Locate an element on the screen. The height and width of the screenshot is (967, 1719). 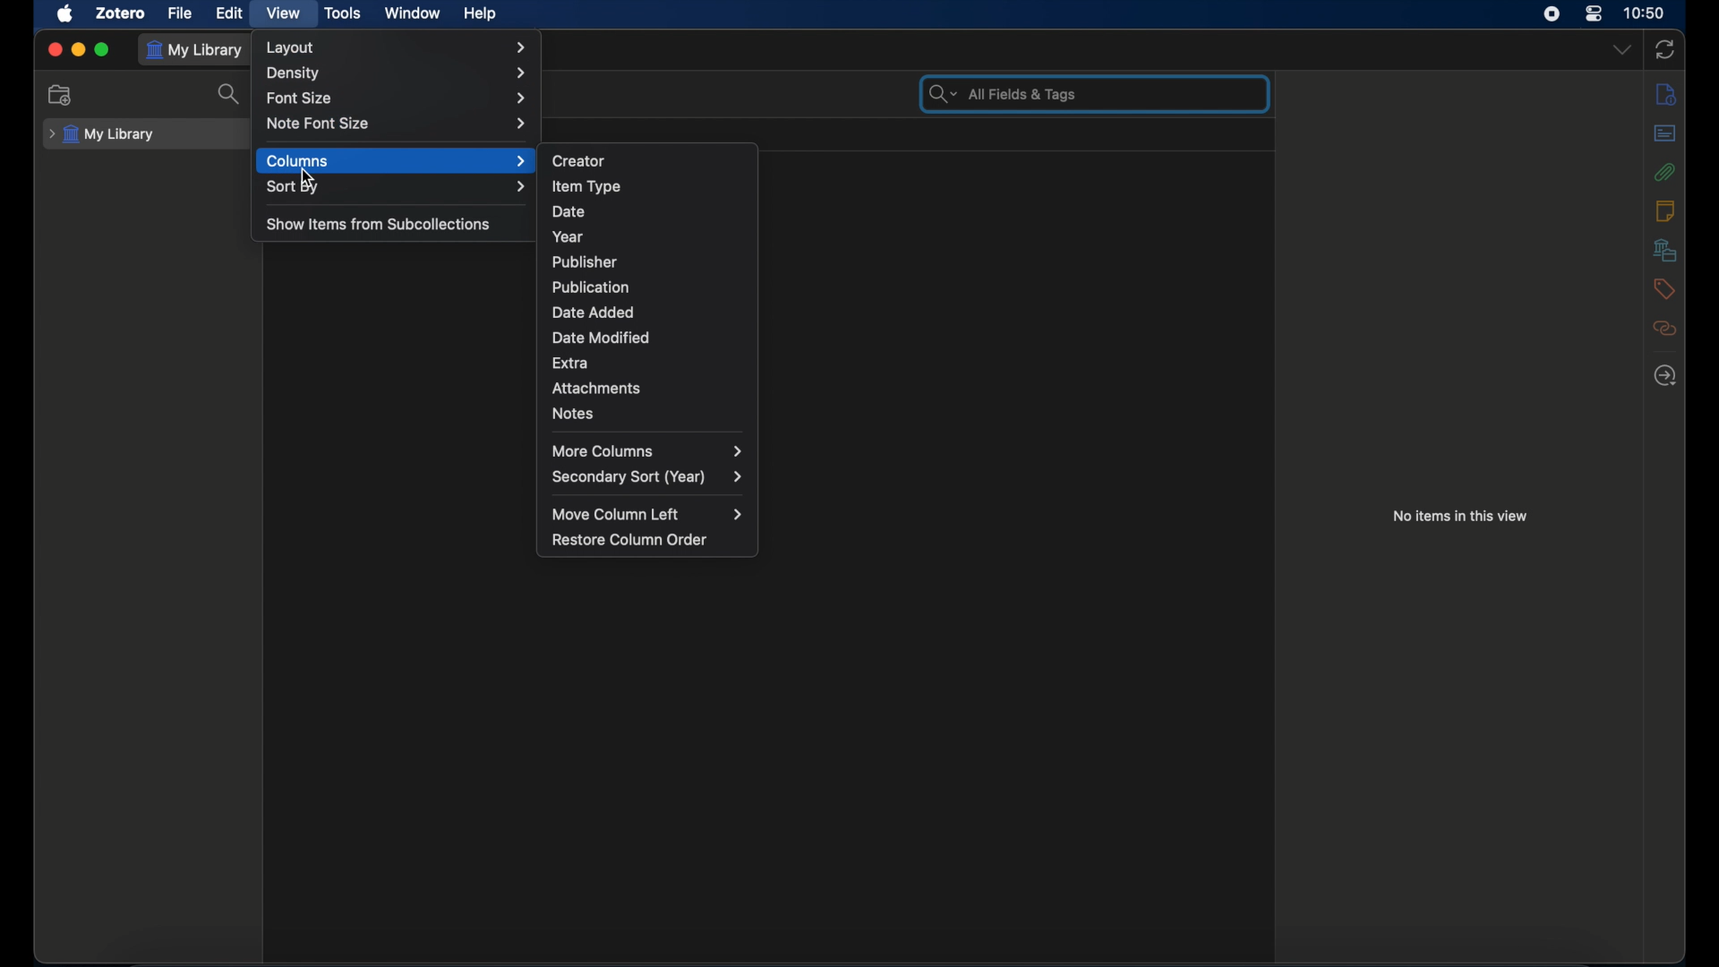
sync is located at coordinates (1664, 49).